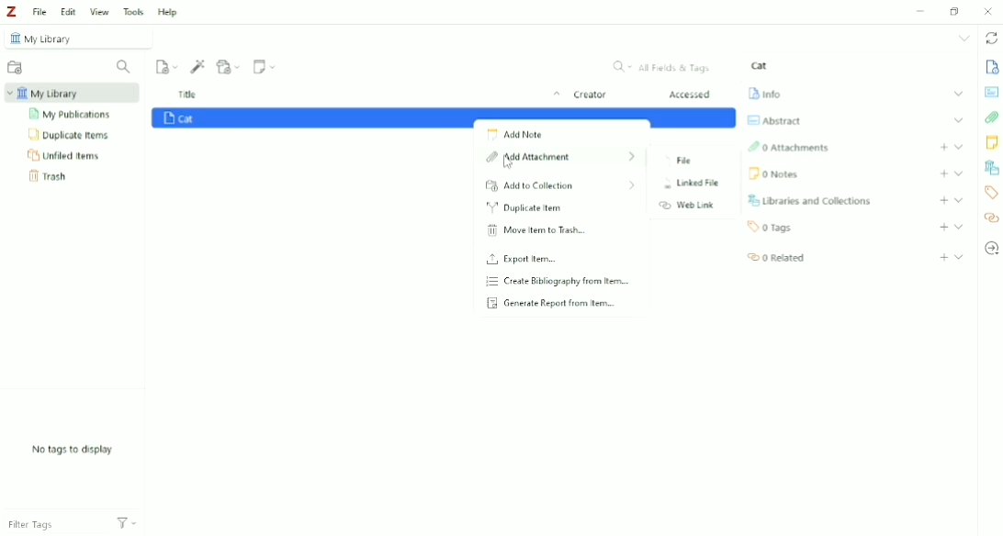 The width and height of the screenshot is (1003, 536). Describe the element at coordinates (959, 227) in the screenshot. I see `Expand section` at that location.